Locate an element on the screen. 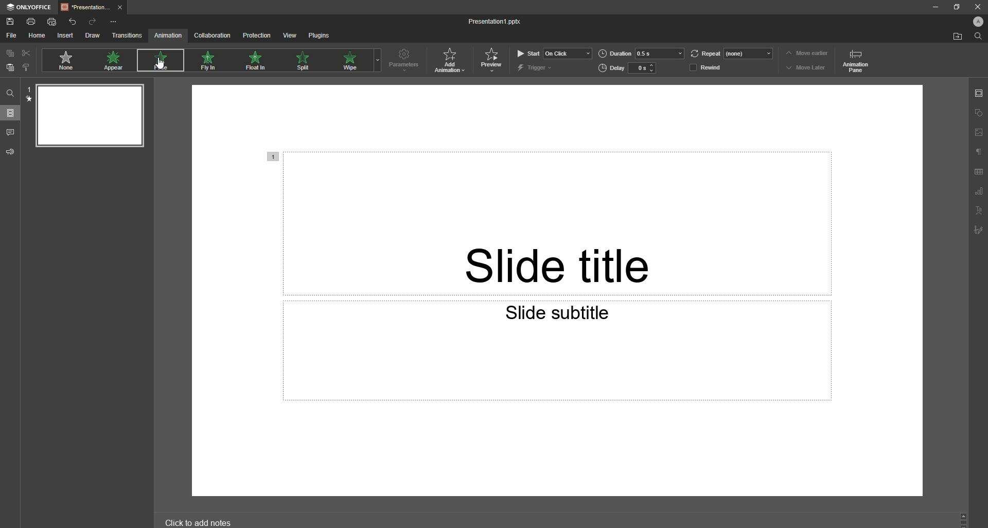 Image resolution: width=988 pixels, height=528 pixels. Transitions is located at coordinates (125, 36).